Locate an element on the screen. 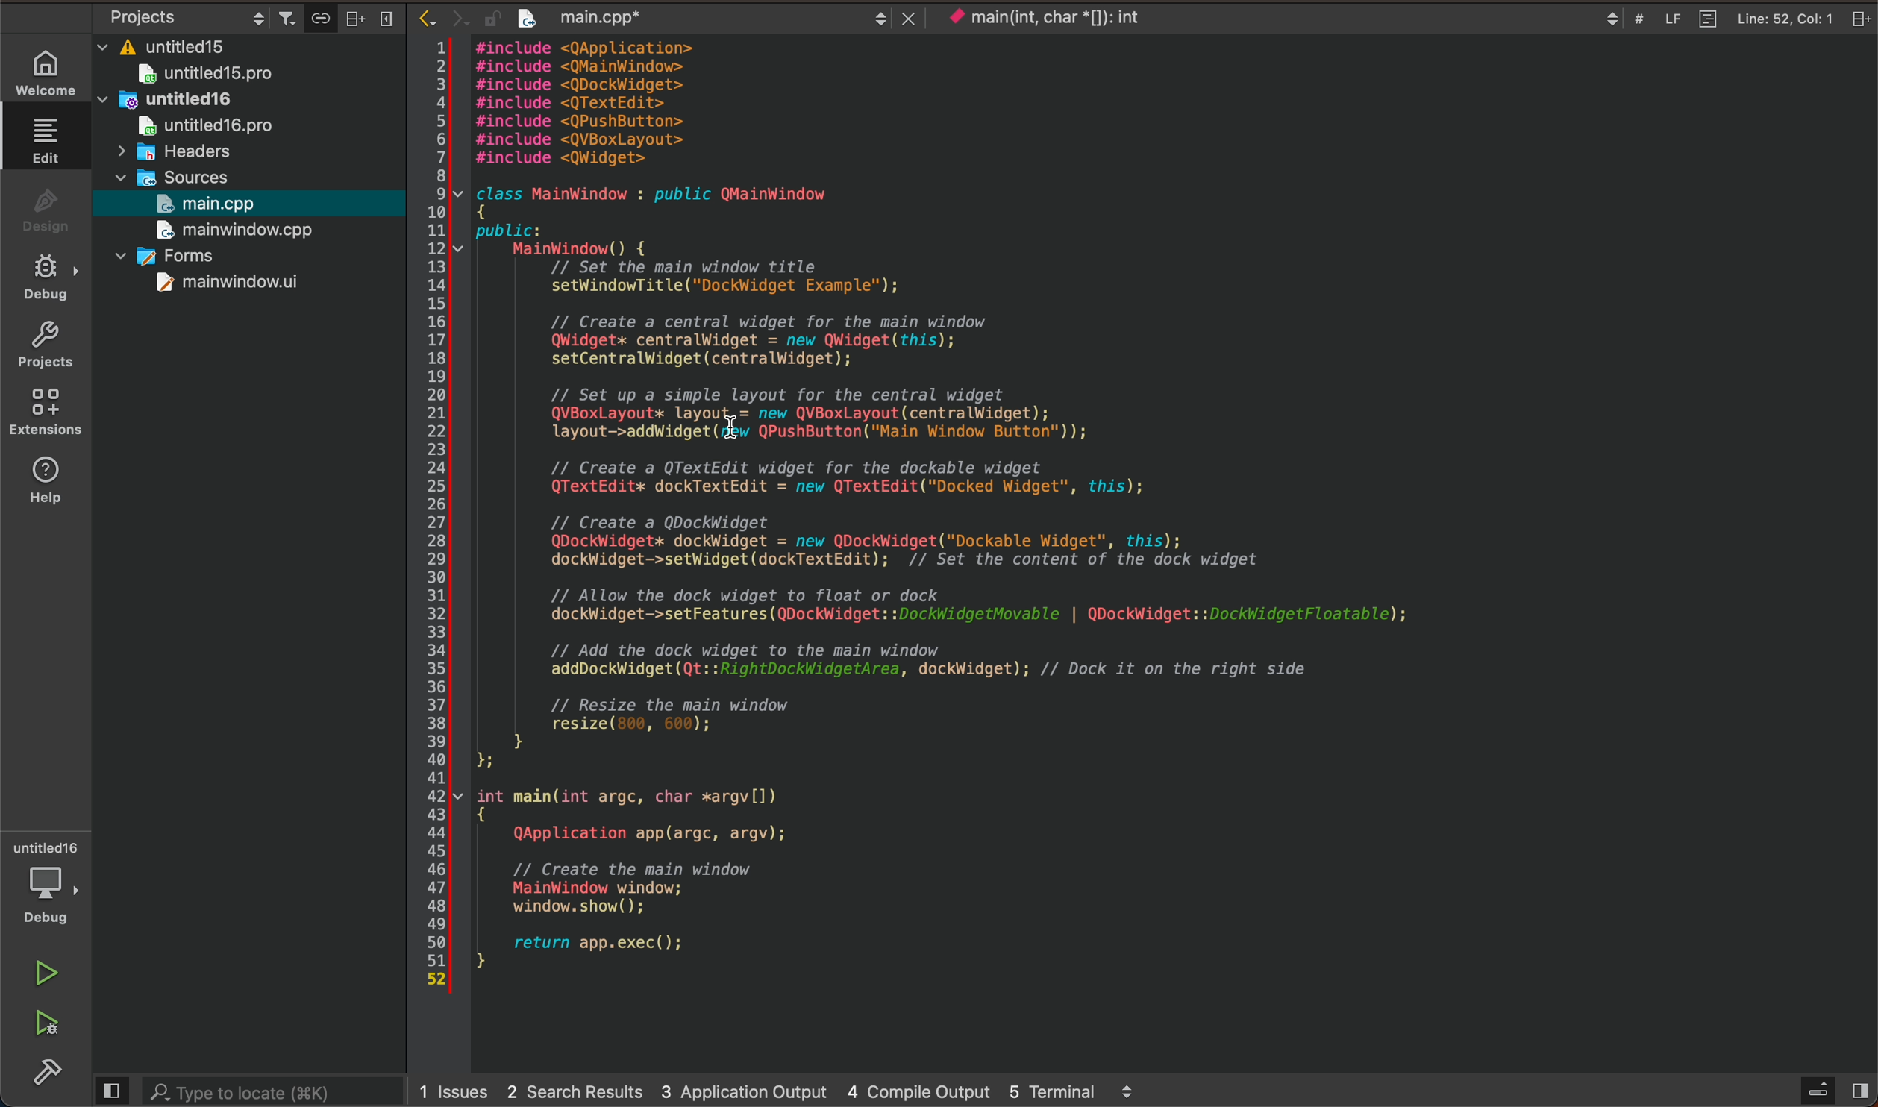 This screenshot has width=1878, height=1107. headers is located at coordinates (185, 151).